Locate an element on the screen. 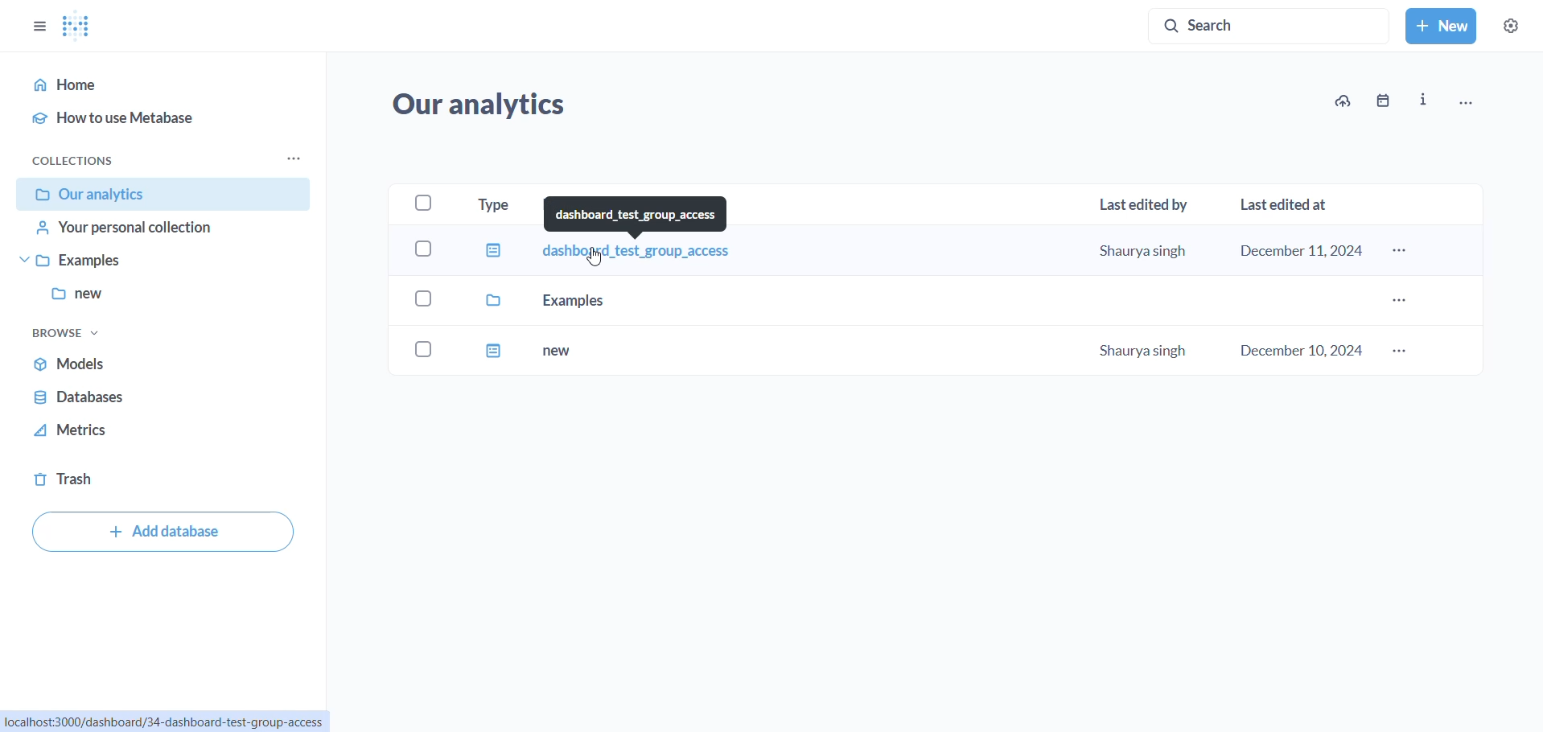 Image resolution: width=1543 pixels, height=732 pixels. Our analytics is located at coordinates (502, 111).